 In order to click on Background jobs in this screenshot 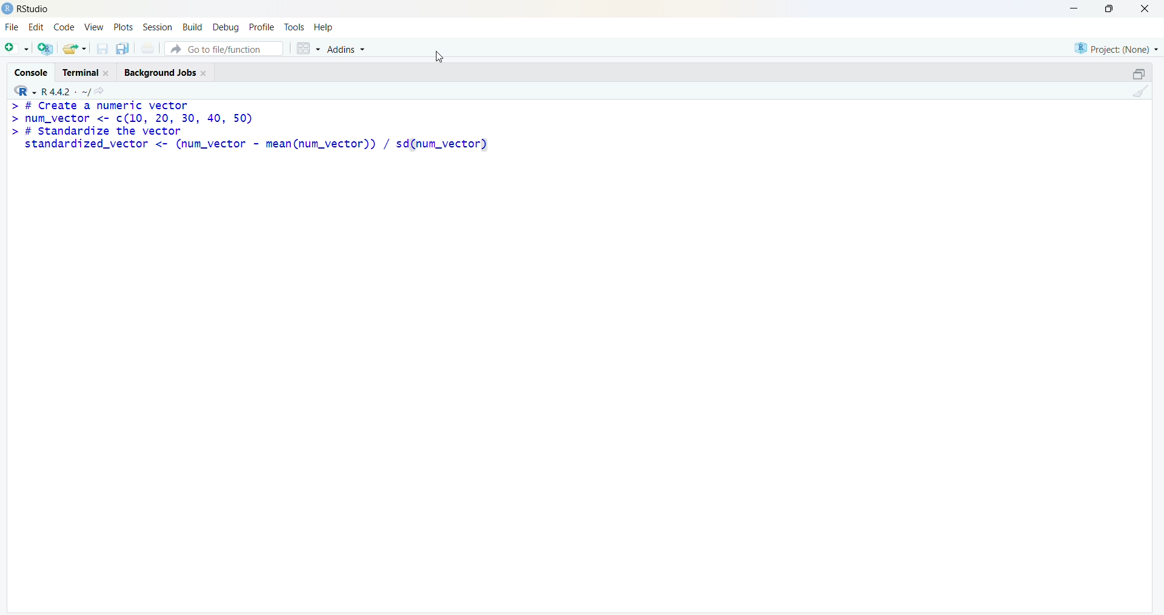, I will do `click(160, 73)`.